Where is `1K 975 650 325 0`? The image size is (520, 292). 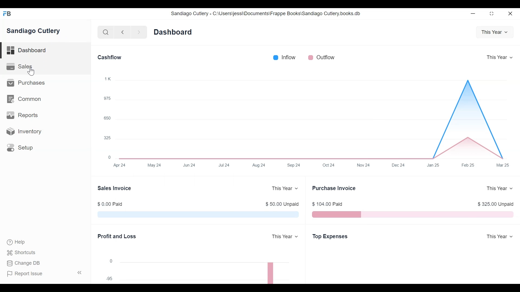
1K 975 650 325 0 is located at coordinates (108, 117).